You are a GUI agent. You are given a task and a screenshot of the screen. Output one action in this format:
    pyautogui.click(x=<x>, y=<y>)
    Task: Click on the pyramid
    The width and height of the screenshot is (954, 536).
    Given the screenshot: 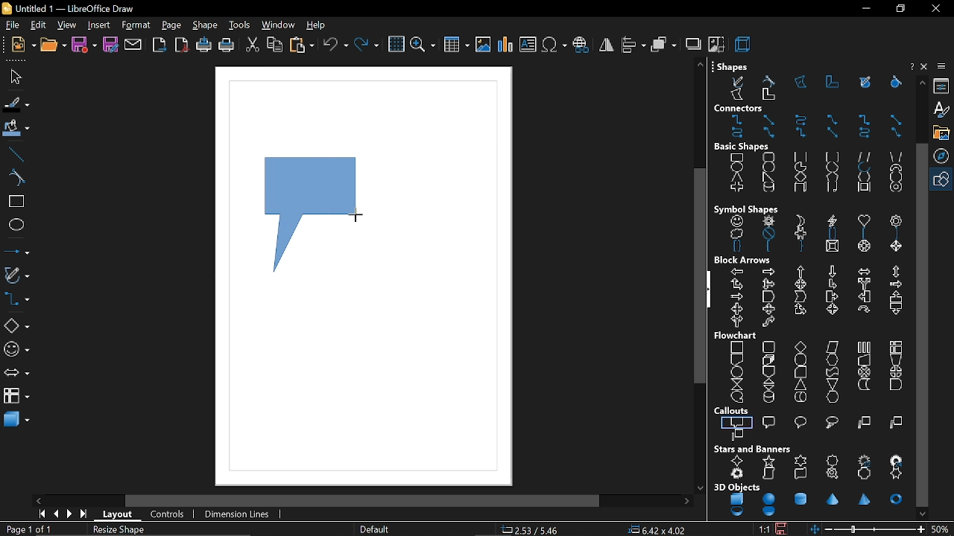 What is the action you would take?
    pyautogui.click(x=866, y=500)
    